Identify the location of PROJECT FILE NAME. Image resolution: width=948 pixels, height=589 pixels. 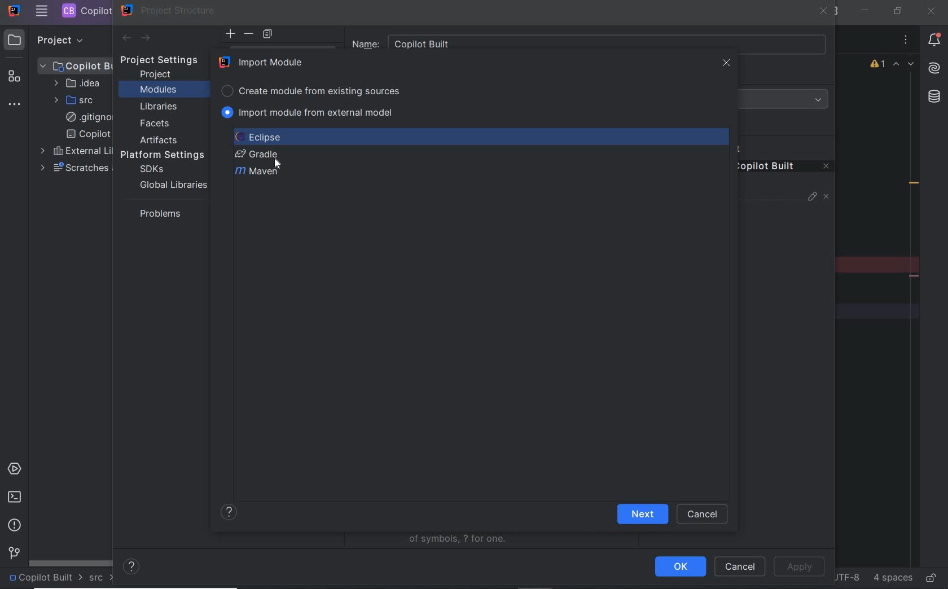
(85, 11).